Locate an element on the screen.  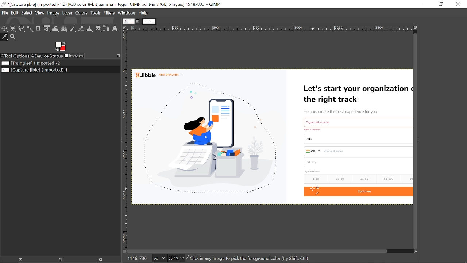
Colors is located at coordinates (81, 13).